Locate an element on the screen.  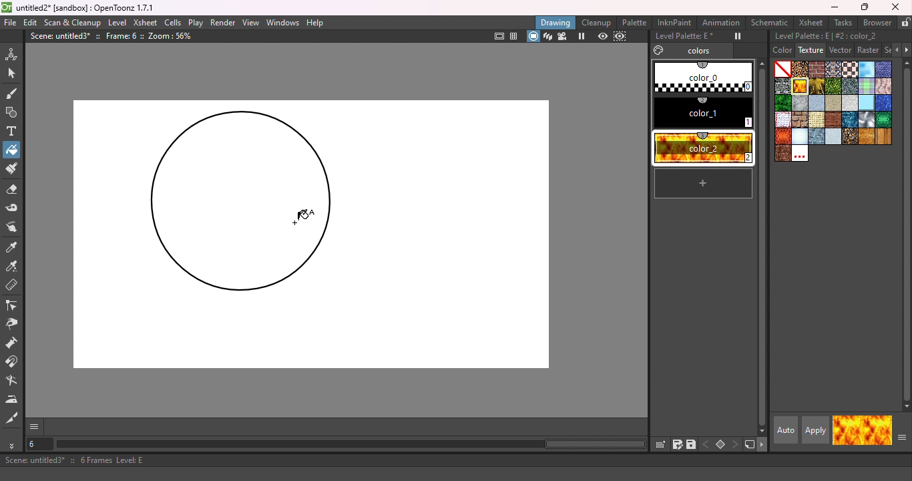
Cutter tool is located at coordinates (12, 419).